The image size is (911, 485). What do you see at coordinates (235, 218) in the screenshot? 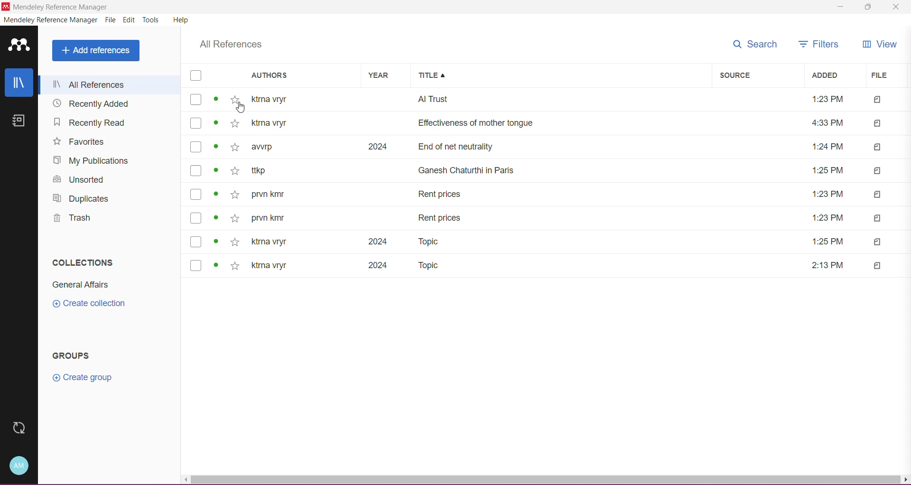
I see `Add to favorite` at bounding box center [235, 218].